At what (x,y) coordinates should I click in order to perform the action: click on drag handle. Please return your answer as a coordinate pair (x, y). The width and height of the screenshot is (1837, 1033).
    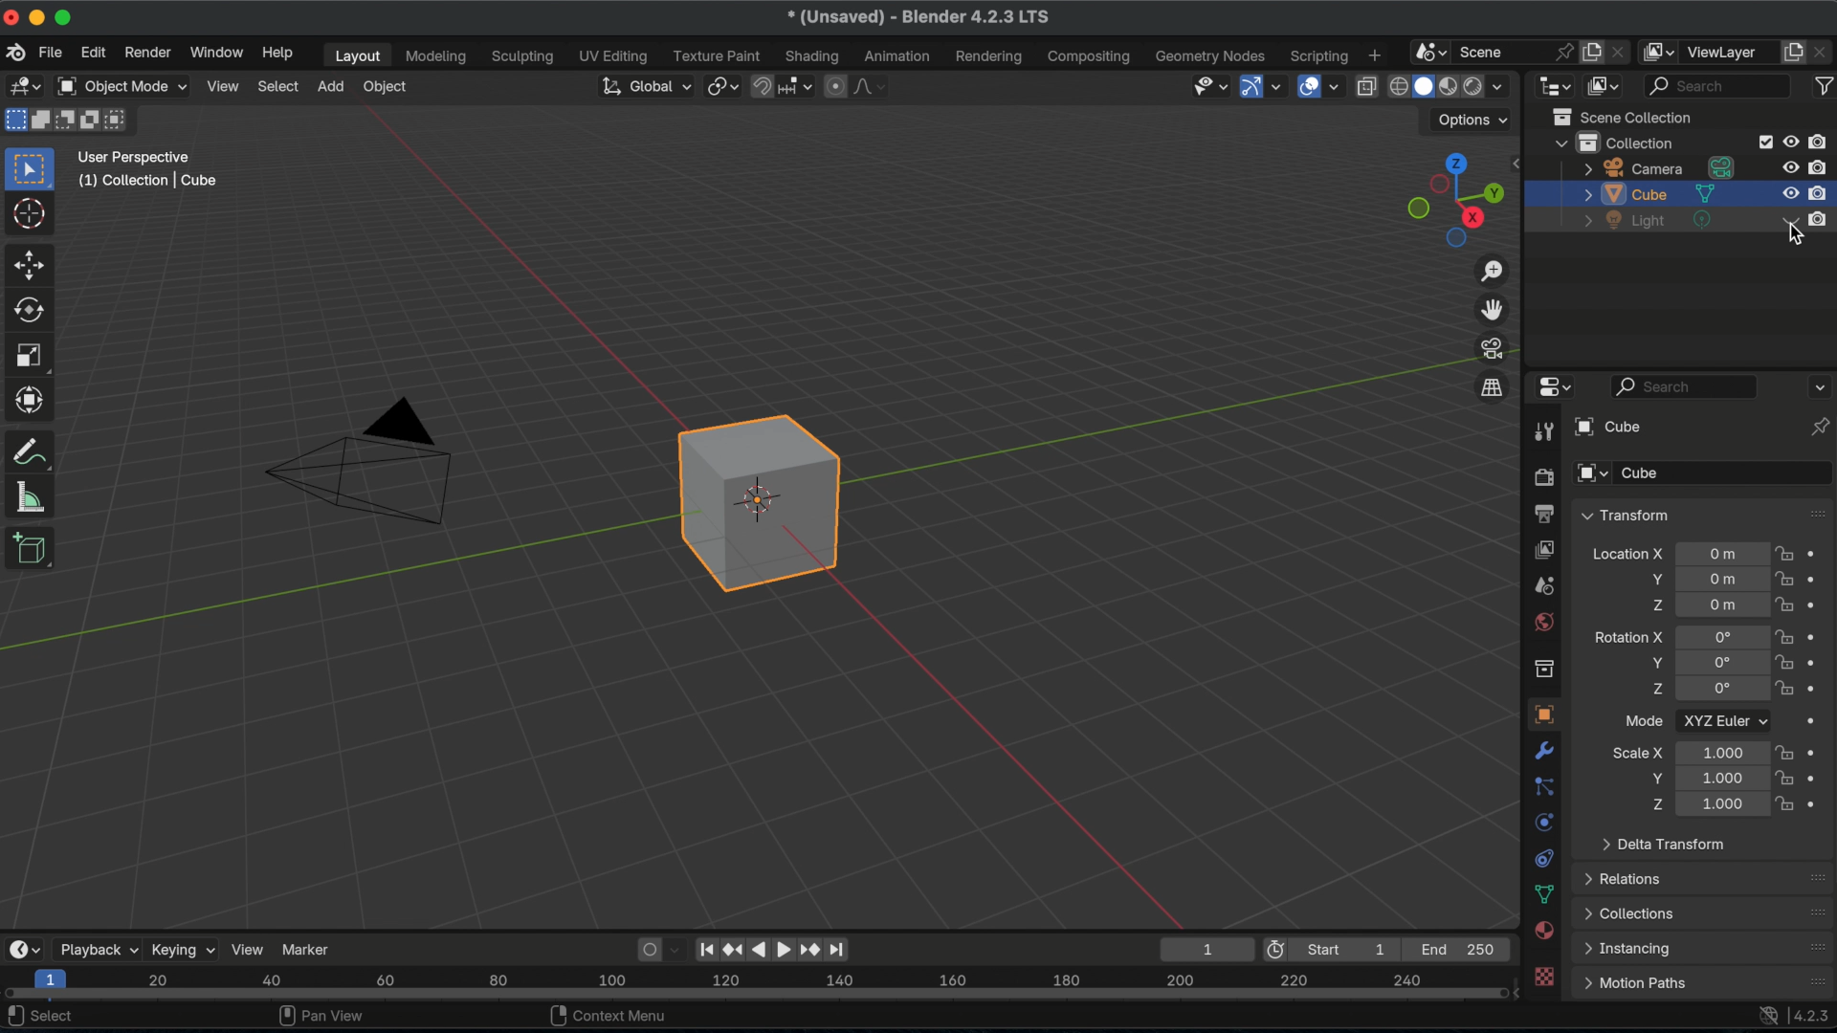
    Looking at the image, I should click on (1815, 946).